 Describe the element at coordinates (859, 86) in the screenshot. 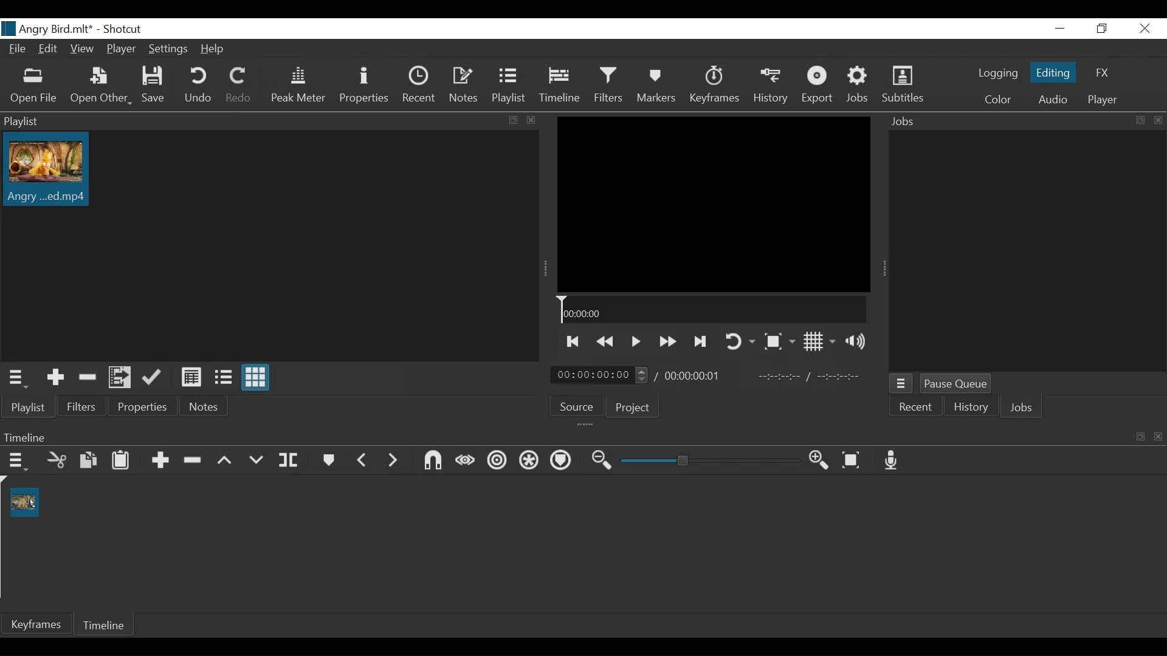

I see `Jobs` at that location.